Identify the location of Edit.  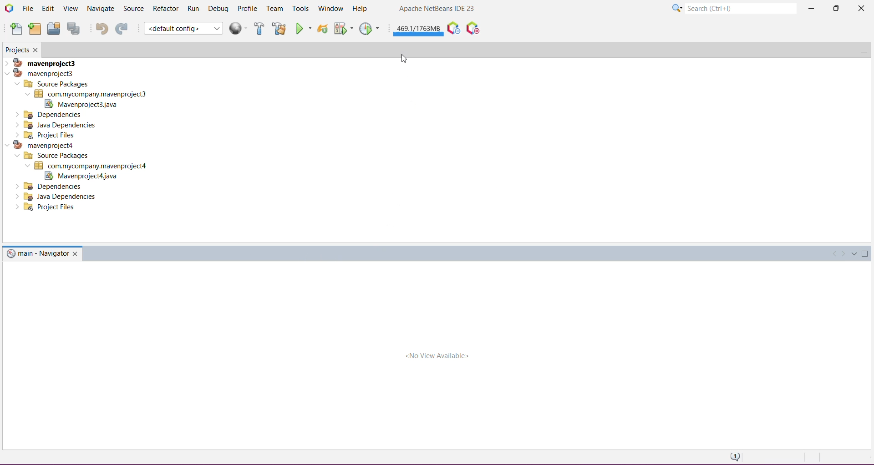
(47, 9).